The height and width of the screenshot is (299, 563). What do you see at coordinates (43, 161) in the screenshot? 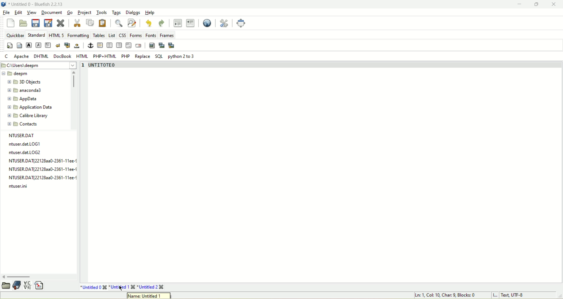
I see `` at bounding box center [43, 161].